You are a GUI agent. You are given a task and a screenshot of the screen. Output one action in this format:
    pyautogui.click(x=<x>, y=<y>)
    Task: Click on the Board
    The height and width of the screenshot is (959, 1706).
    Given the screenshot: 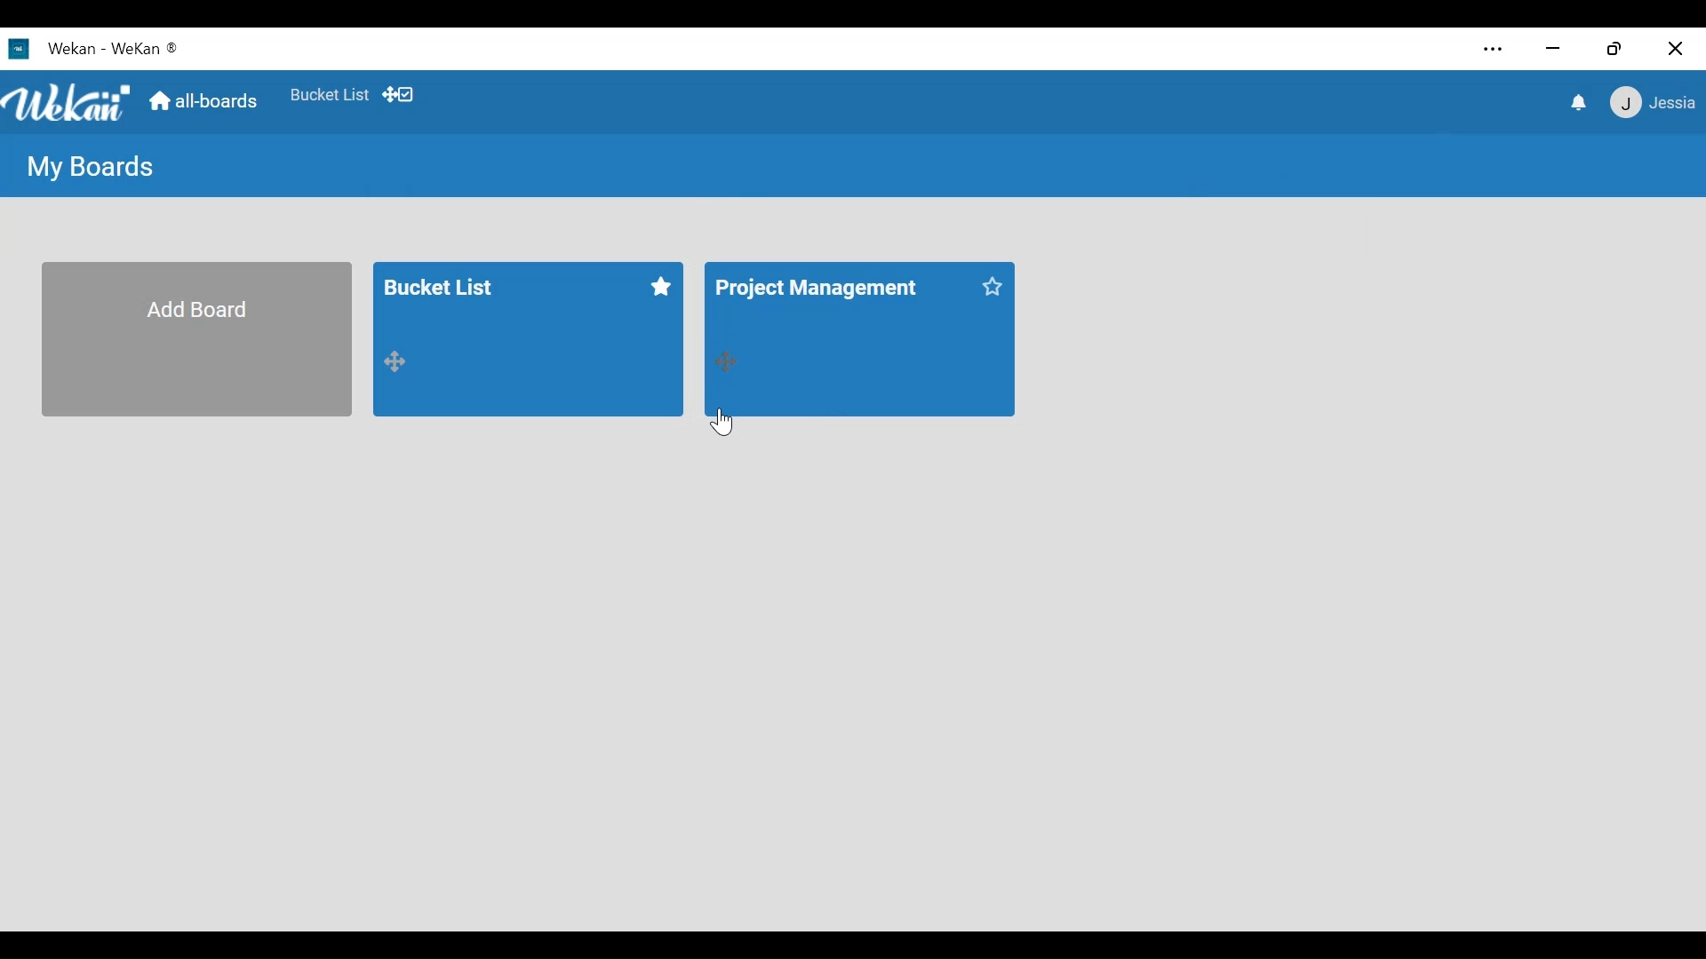 What is the action you would take?
    pyautogui.click(x=857, y=340)
    